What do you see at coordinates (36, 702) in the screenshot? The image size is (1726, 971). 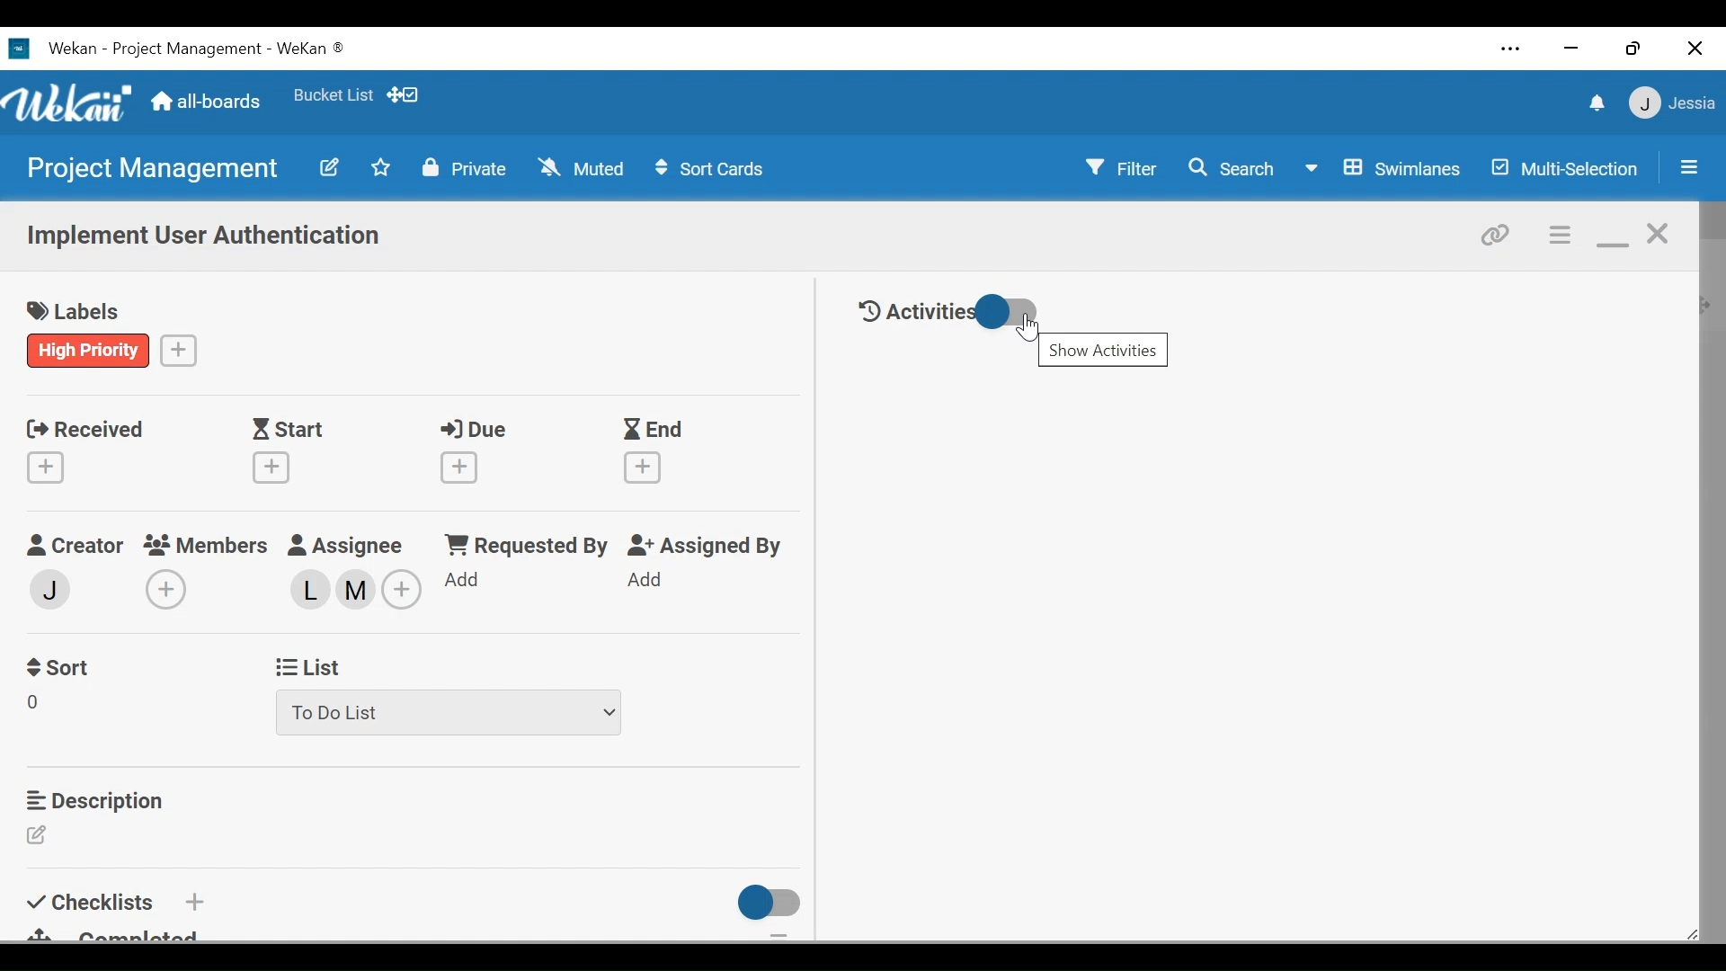 I see `Sort Field` at bounding box center [36, 702].